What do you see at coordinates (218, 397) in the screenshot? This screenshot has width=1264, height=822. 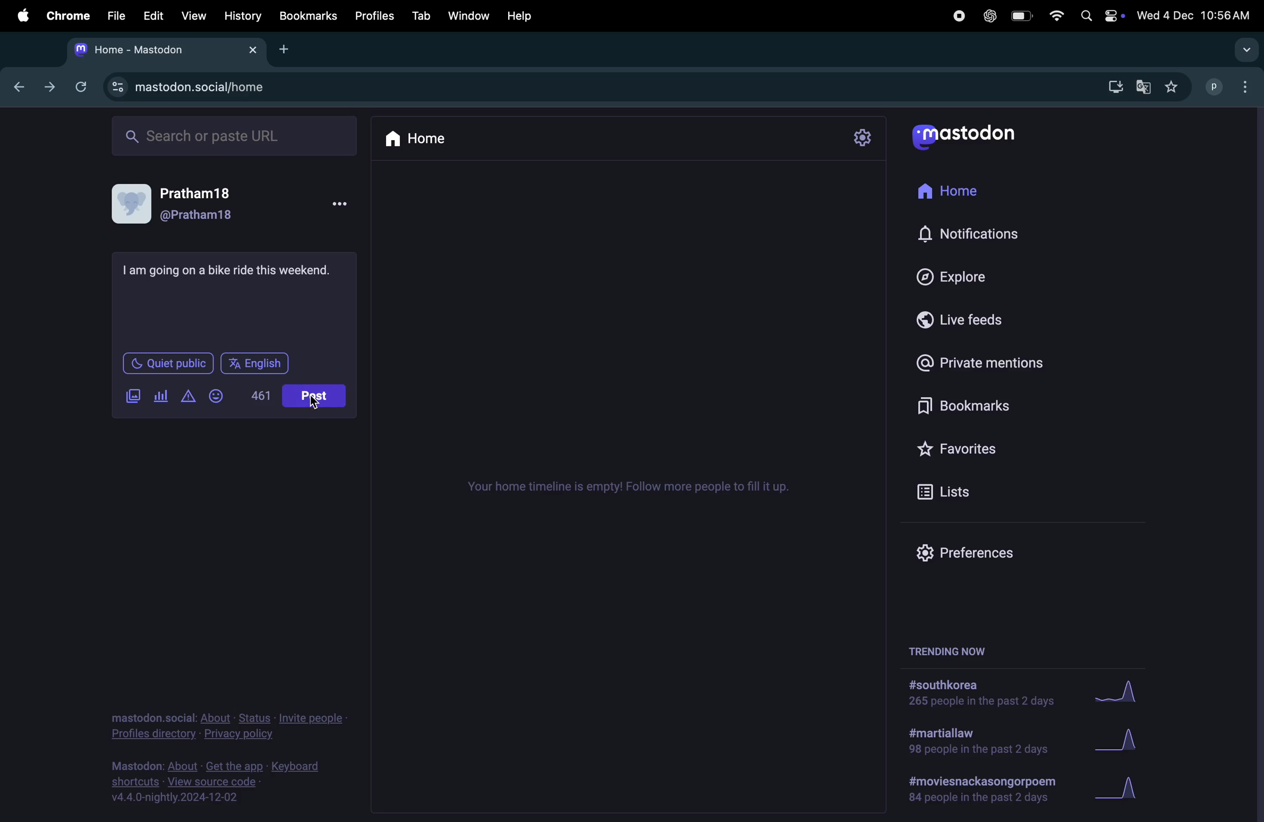 I see `emoji` at bounding box center [218, 397].